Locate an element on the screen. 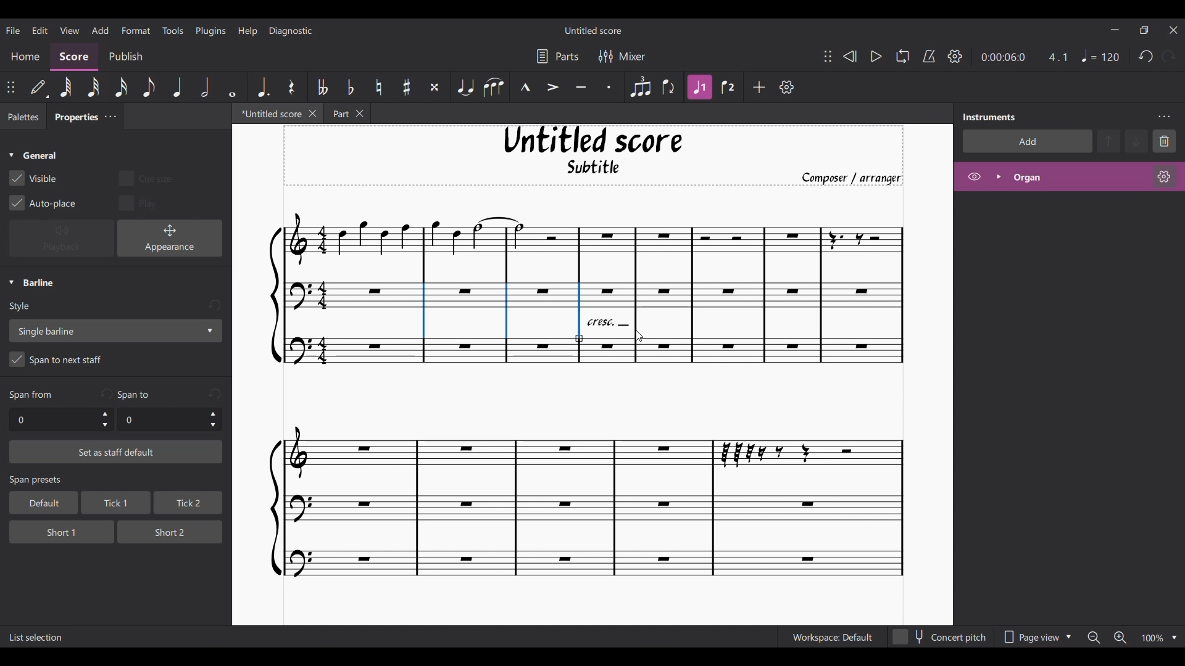 This screenshot has height=666, width=1185. single barline is located at coordinates (115, 331).